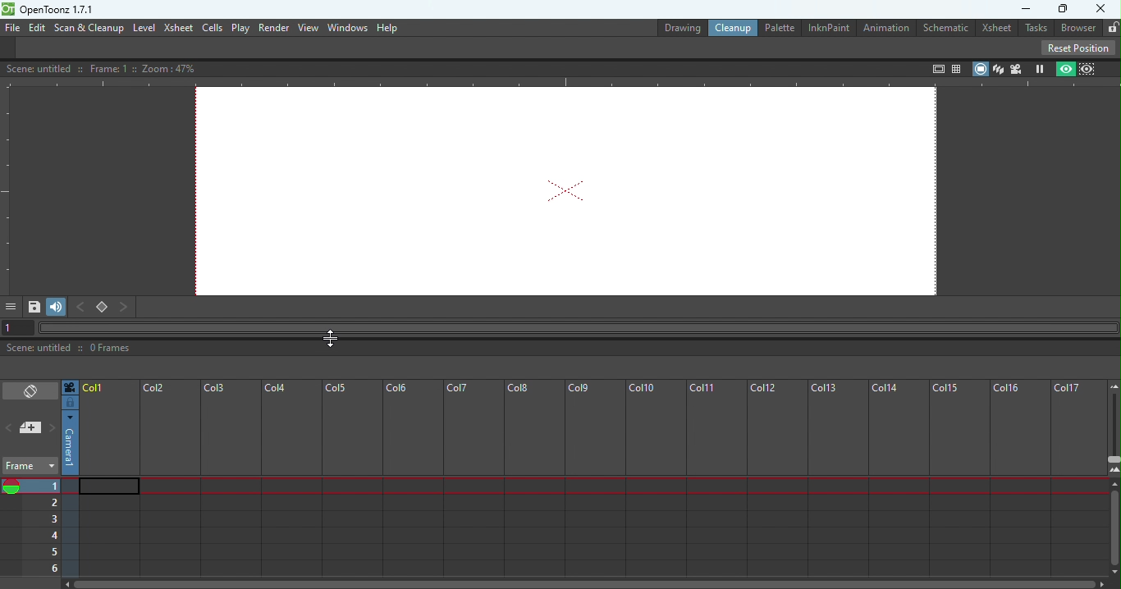 The height and width of the screenshot is (589, 1121). I want to click on Play, so click(240, 28).